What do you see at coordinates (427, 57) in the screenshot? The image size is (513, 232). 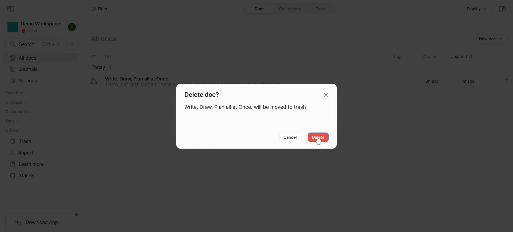 I see `Created` at bounding box center [427, 57].